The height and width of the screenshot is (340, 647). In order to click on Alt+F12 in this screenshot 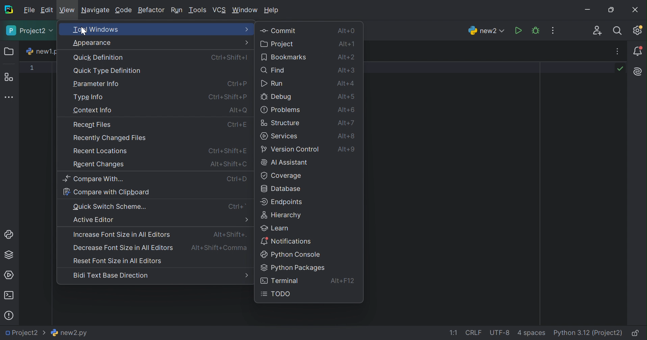, I will do `click(342, 281)`.